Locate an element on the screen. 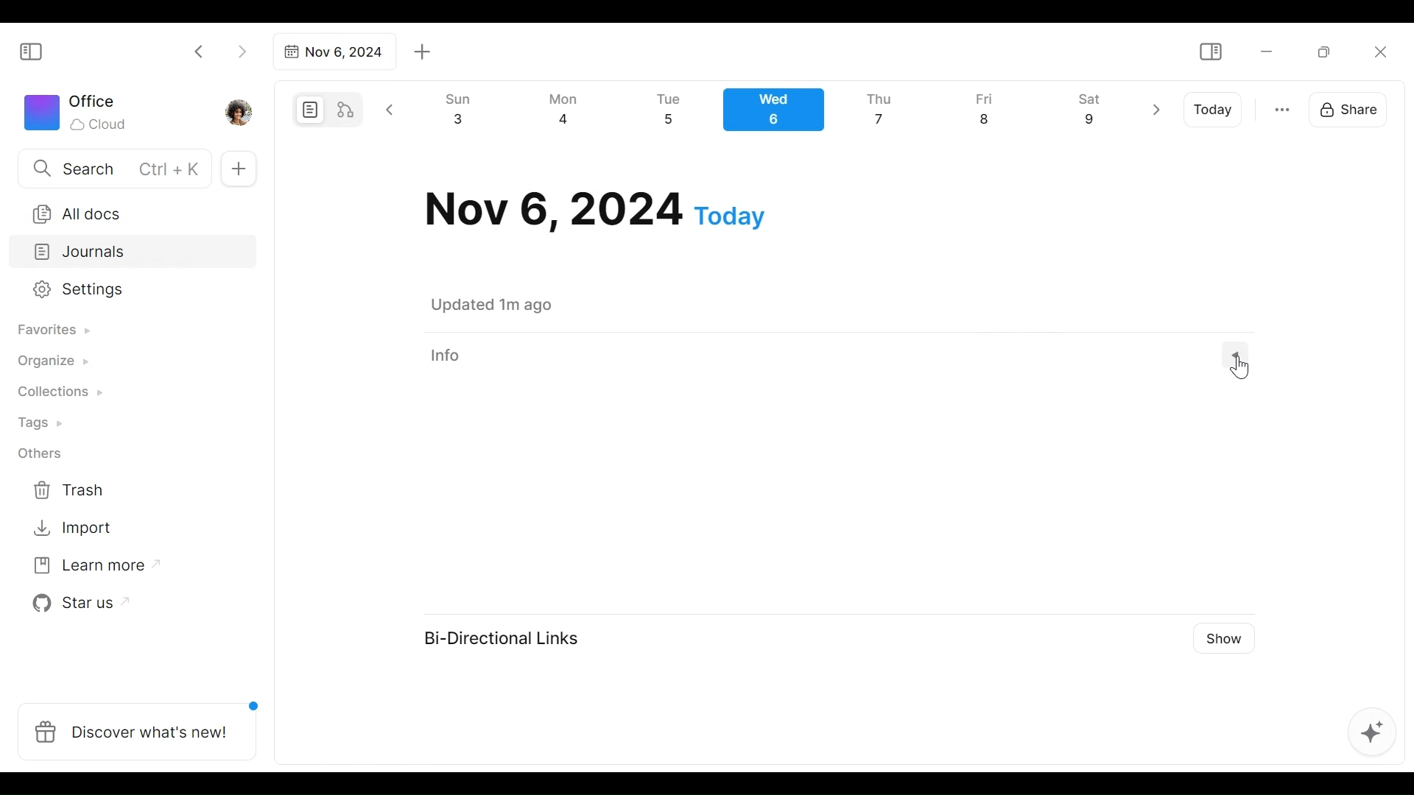 The image size is (1414, 795). View Information is located at coordinates (833, 355).